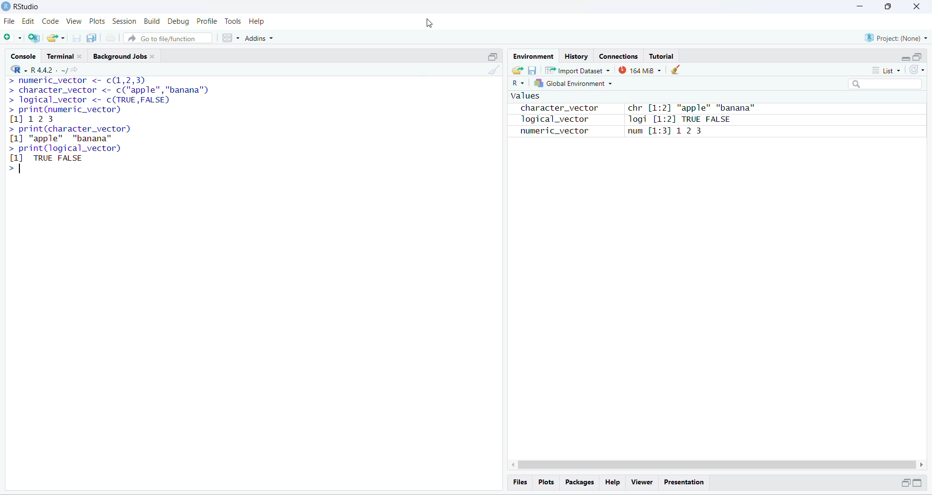 The image size is (932, 495). I want to click on scrollbar, so click(717, 465).